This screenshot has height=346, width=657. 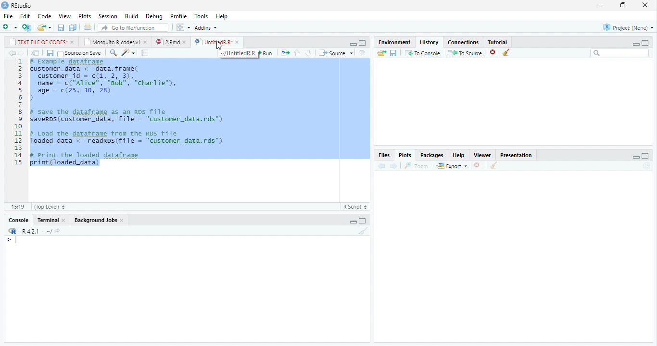 I want to click on forward, so click(x=22, y=53).